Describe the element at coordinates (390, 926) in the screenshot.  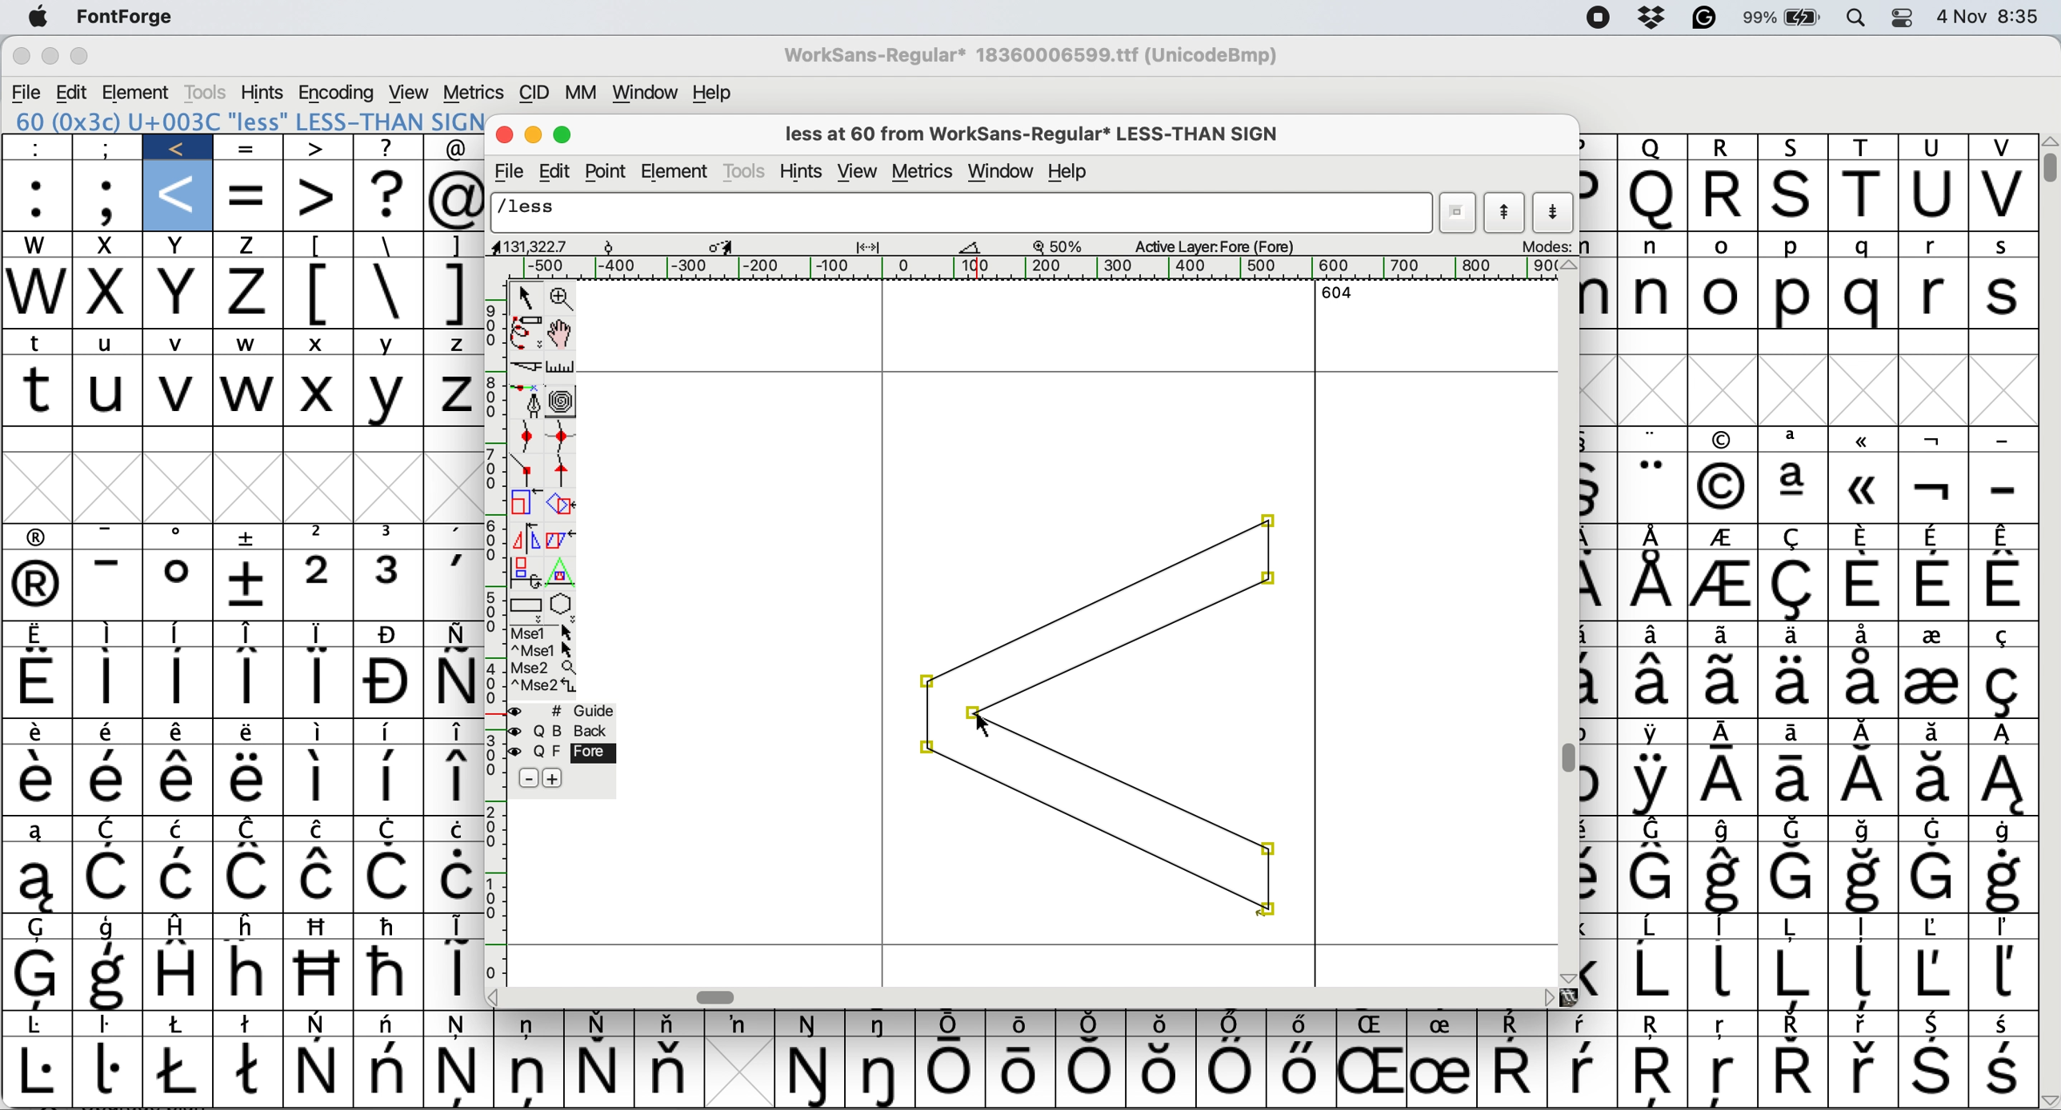
I see `Symbol` at that location.